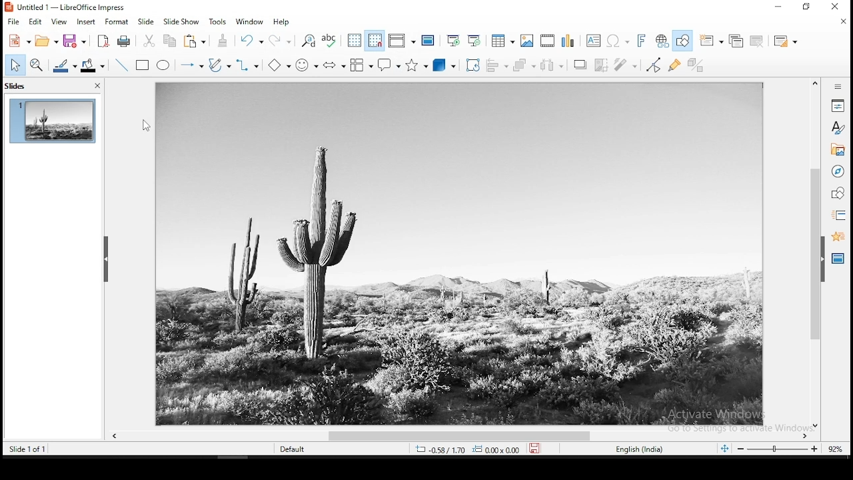 The width and height of the screenshot is (853, 480). I want to click on format, so click(119, 23).